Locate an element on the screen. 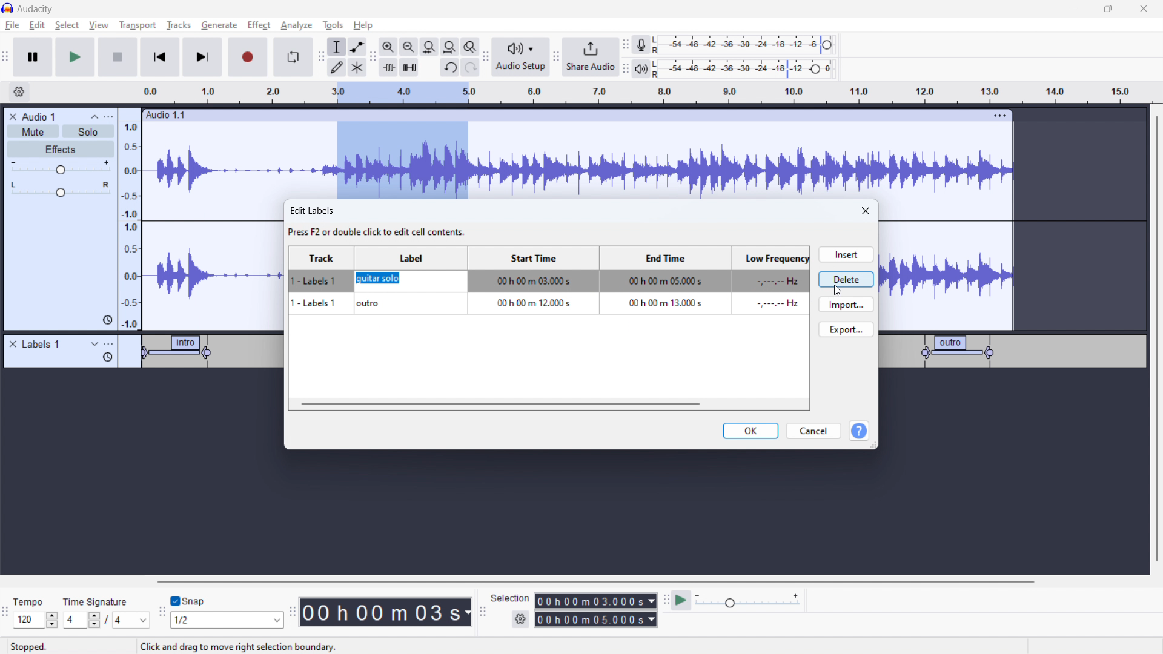 Image resolution: width=1163 pixels, height=654 pixels. view is located at coordinates (99, 25).